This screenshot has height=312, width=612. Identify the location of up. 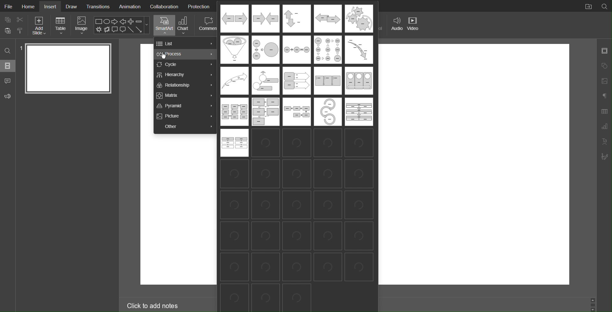
(594, 301).